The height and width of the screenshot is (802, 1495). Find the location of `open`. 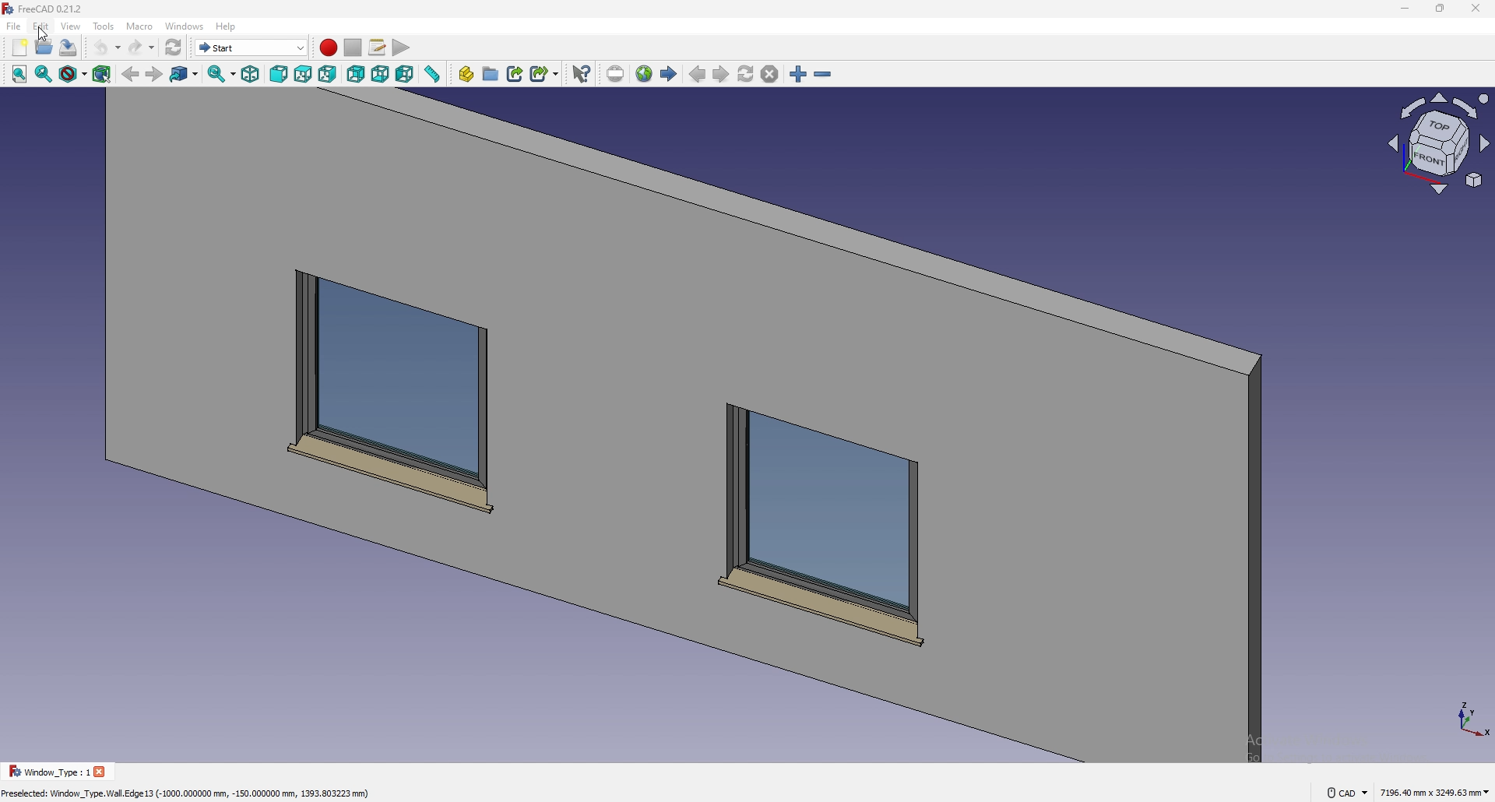

open is located at coordinates (45, 47).